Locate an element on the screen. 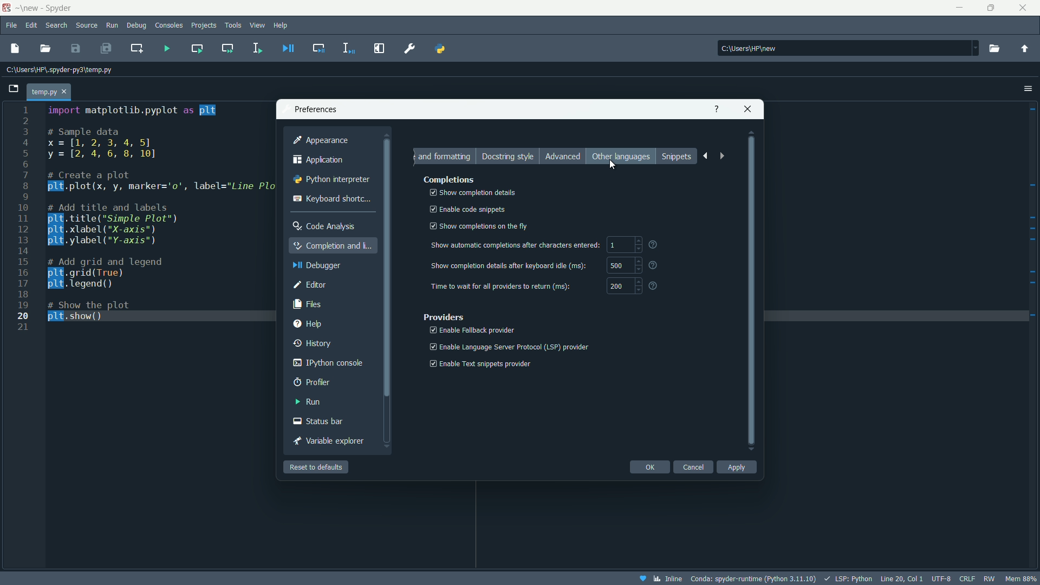 The image size is (1040, 585). cursor position is located at coordinates (902, 578).